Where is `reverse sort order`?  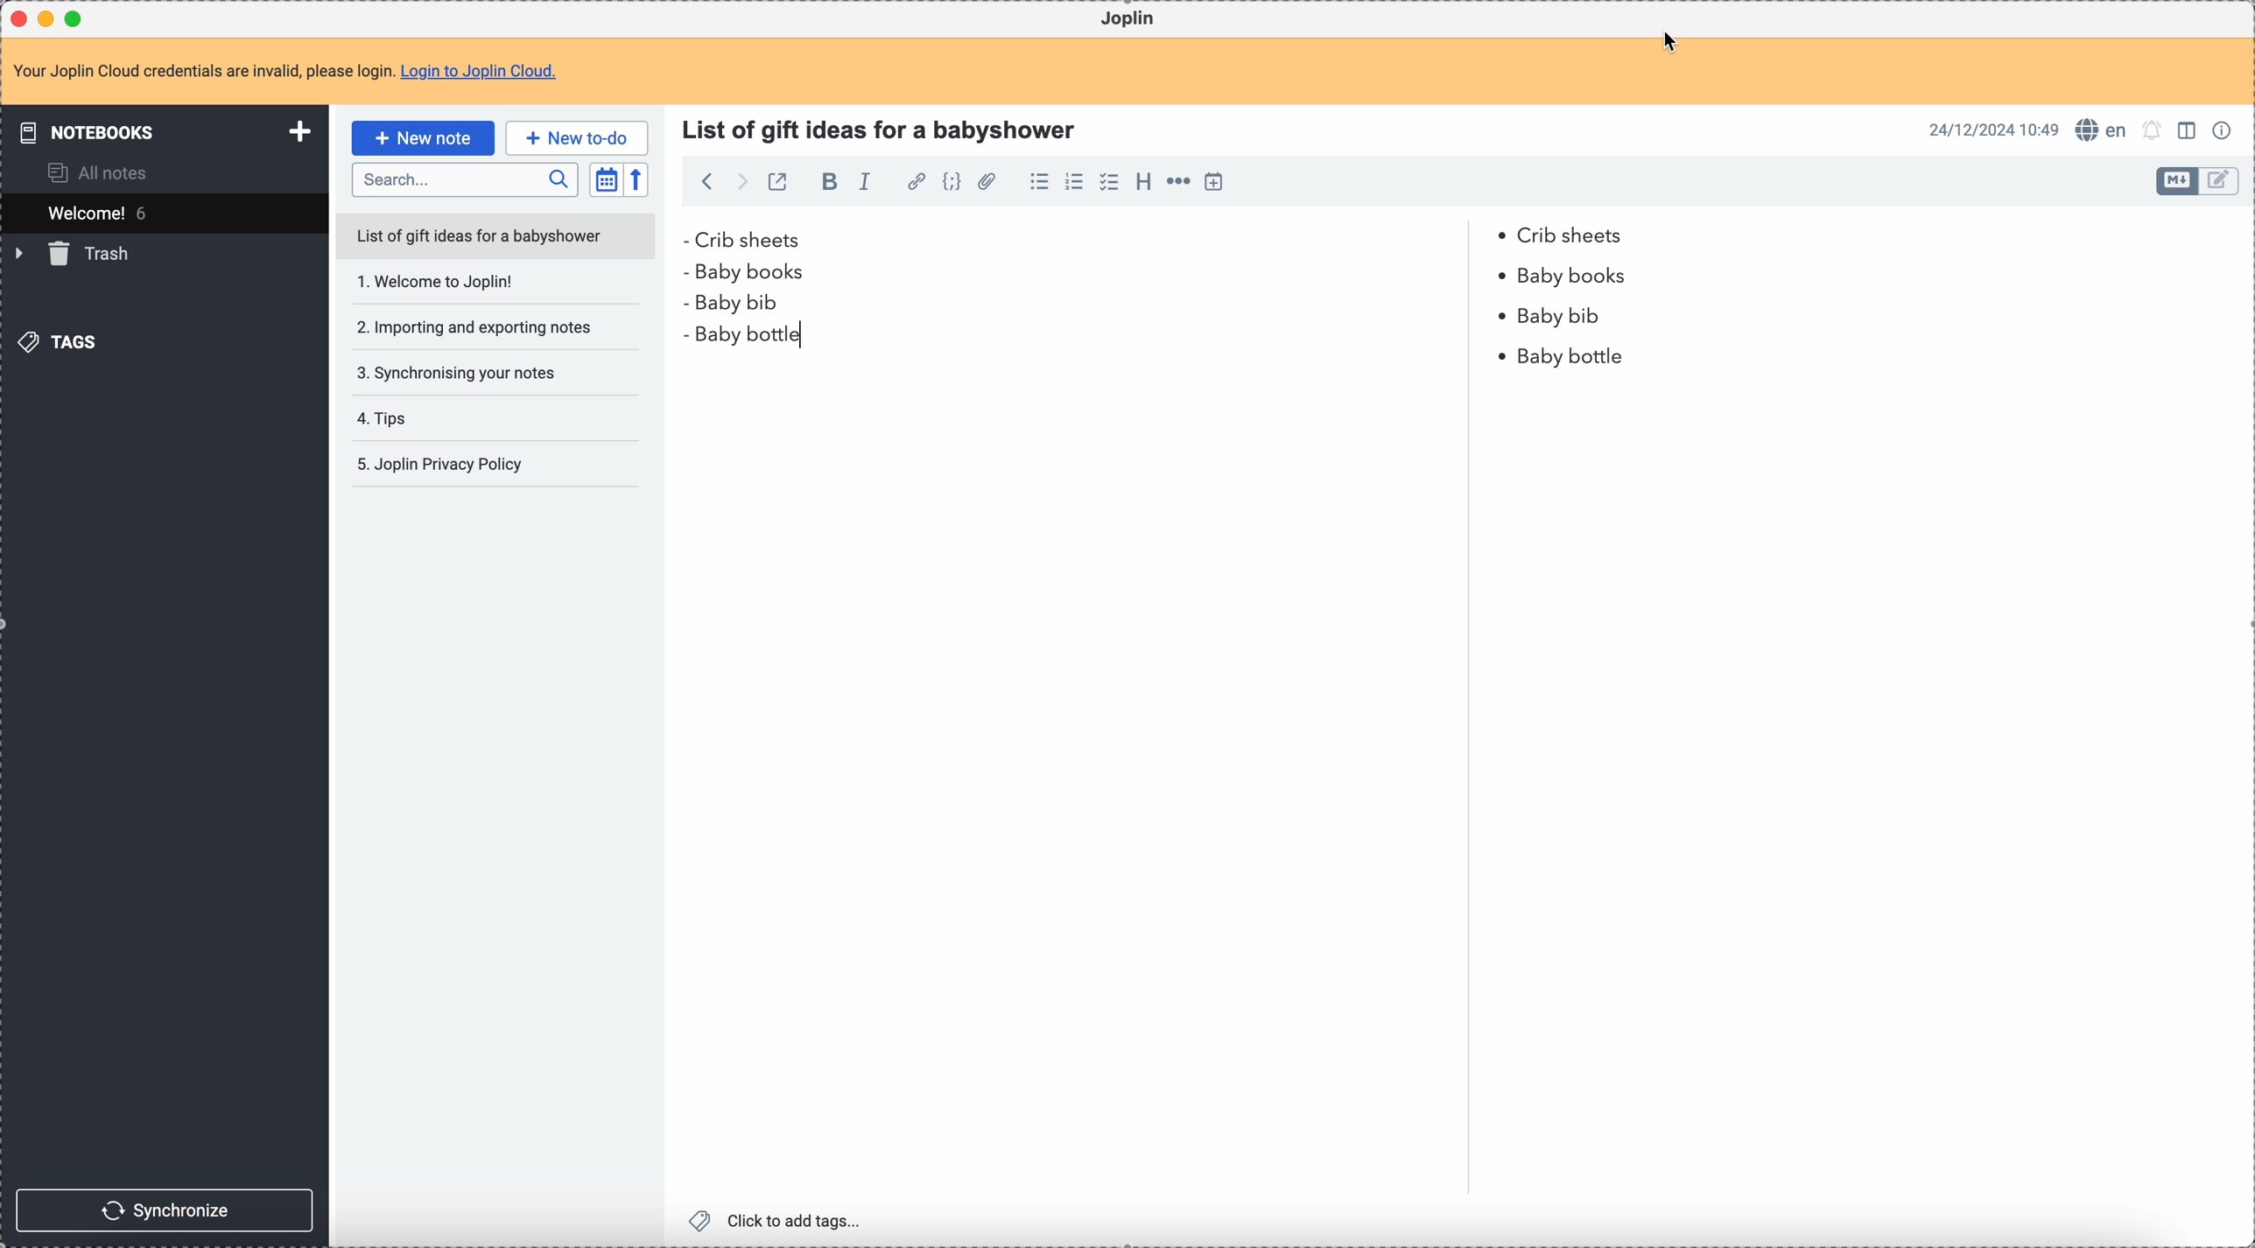 reverse sort order is located at coordinates (636, 181).